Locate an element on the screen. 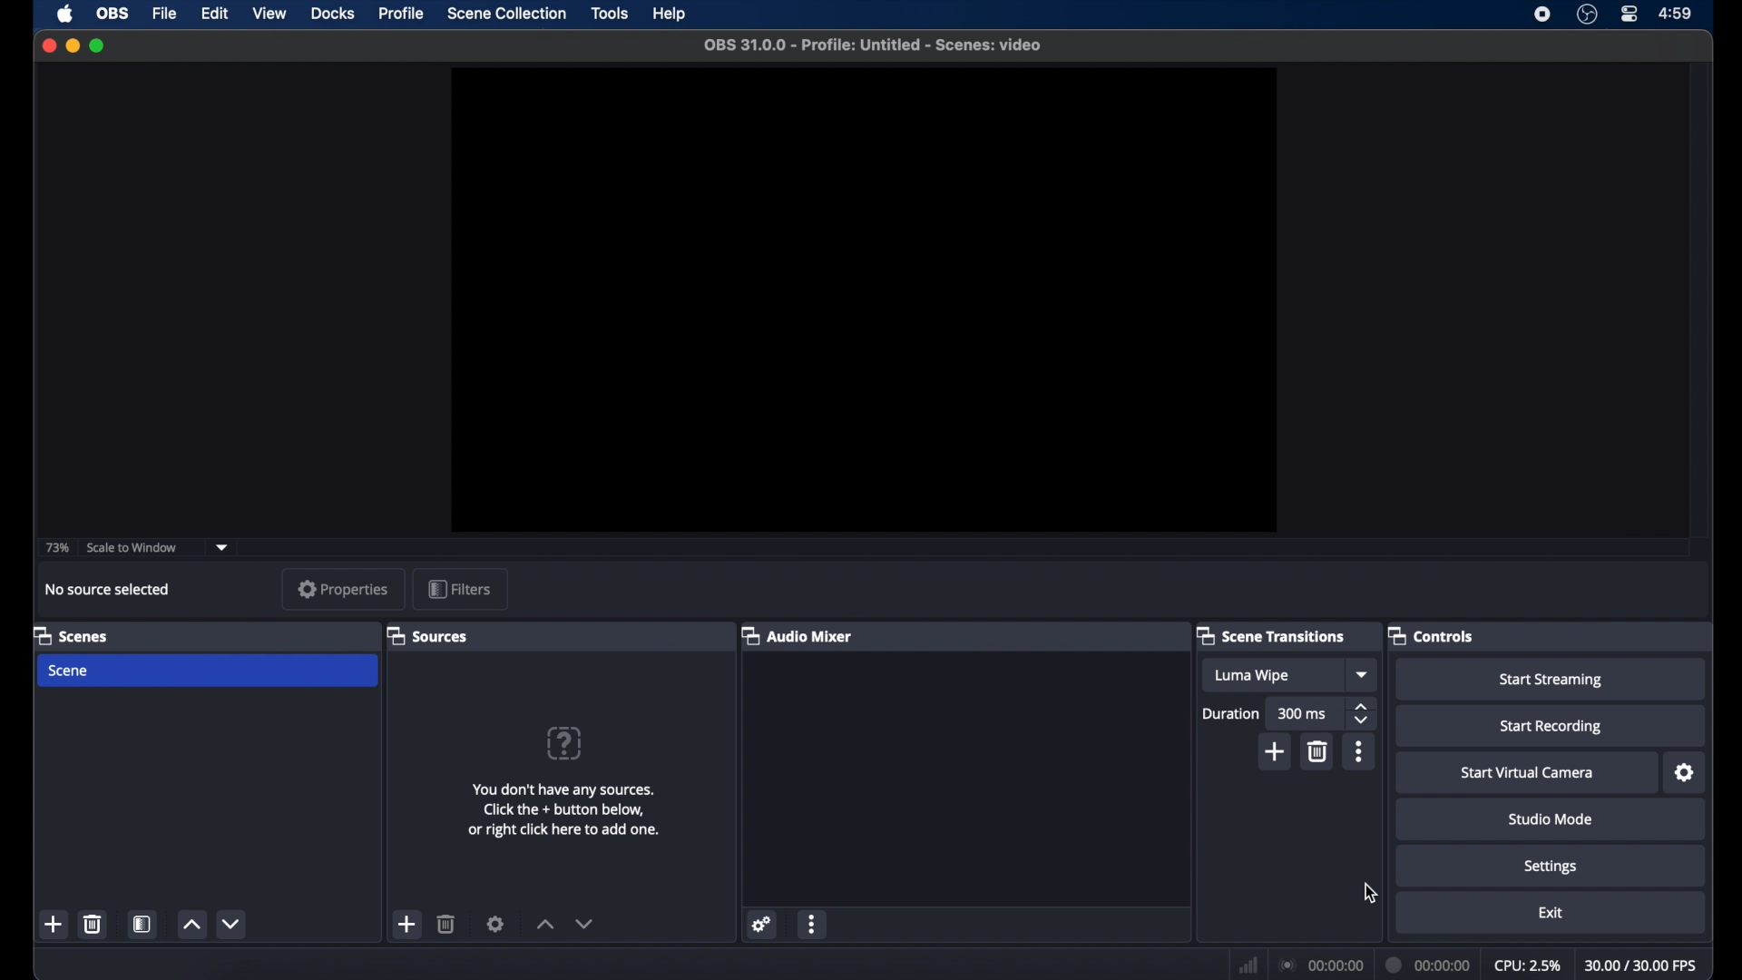 This screenshot has width=1742, height=980. audio mixer is located at coordinates (798, 635).